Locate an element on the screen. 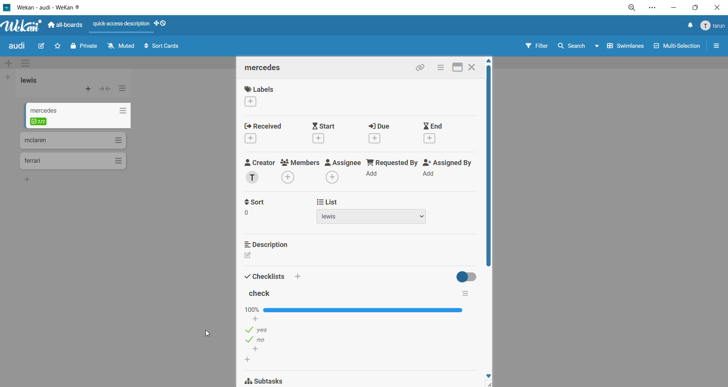  checklist title is located at coordinates (262, 293).